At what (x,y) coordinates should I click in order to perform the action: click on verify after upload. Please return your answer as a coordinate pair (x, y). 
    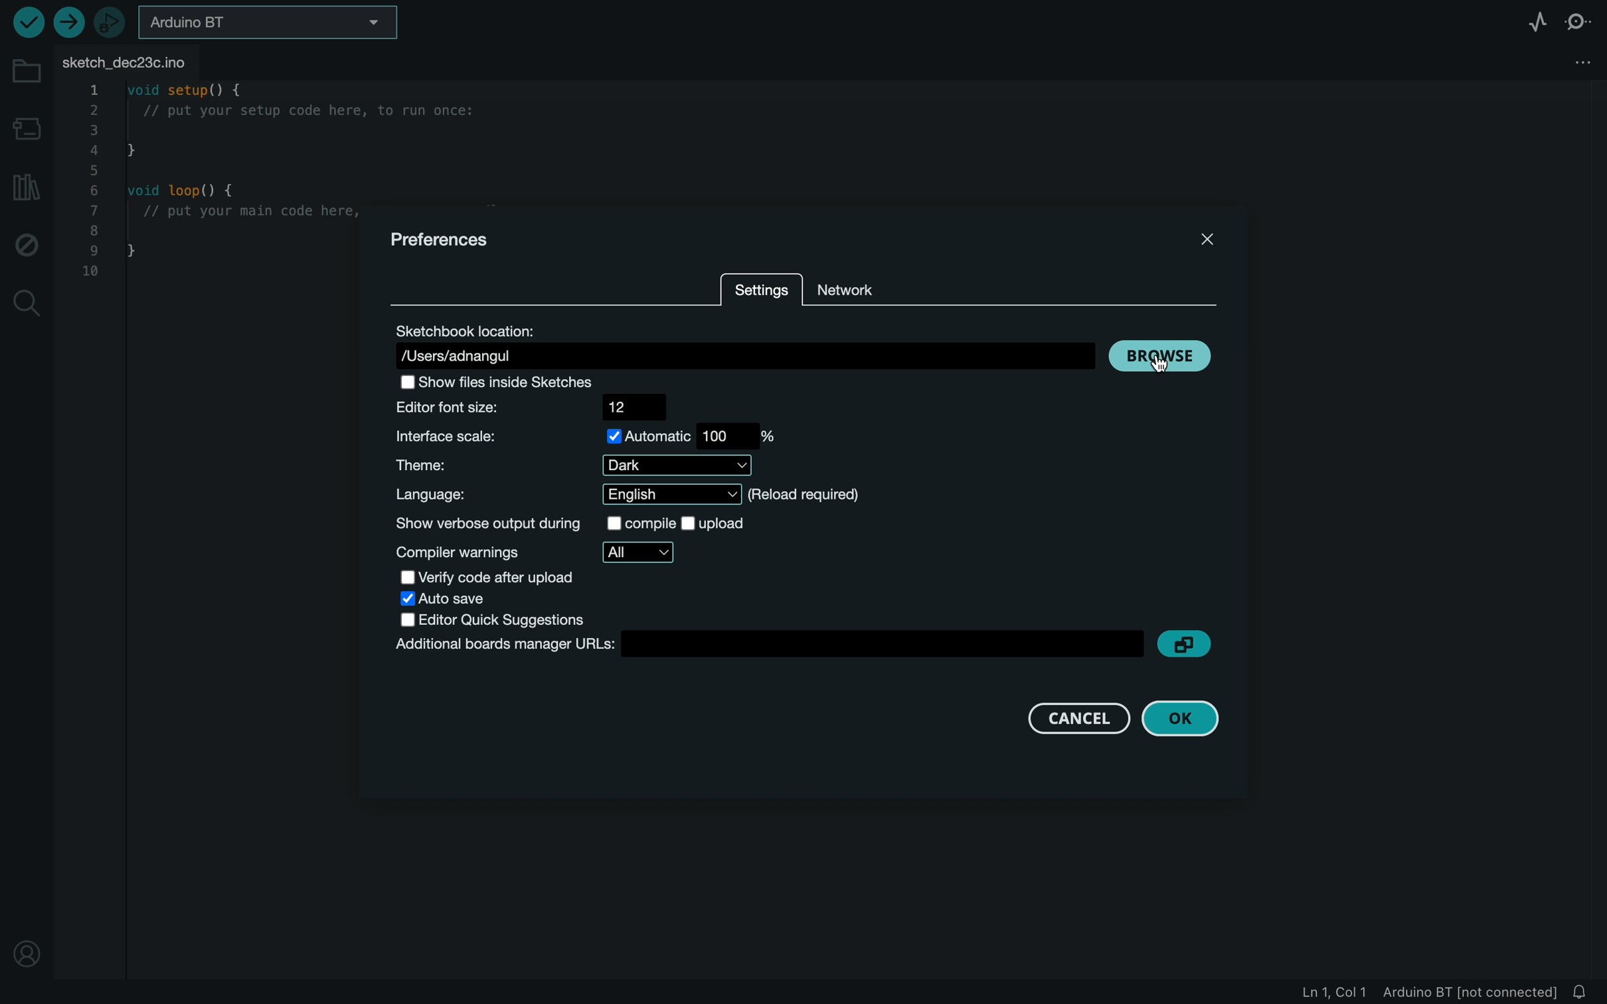
    Looking at the image, I should click on (498, 577).